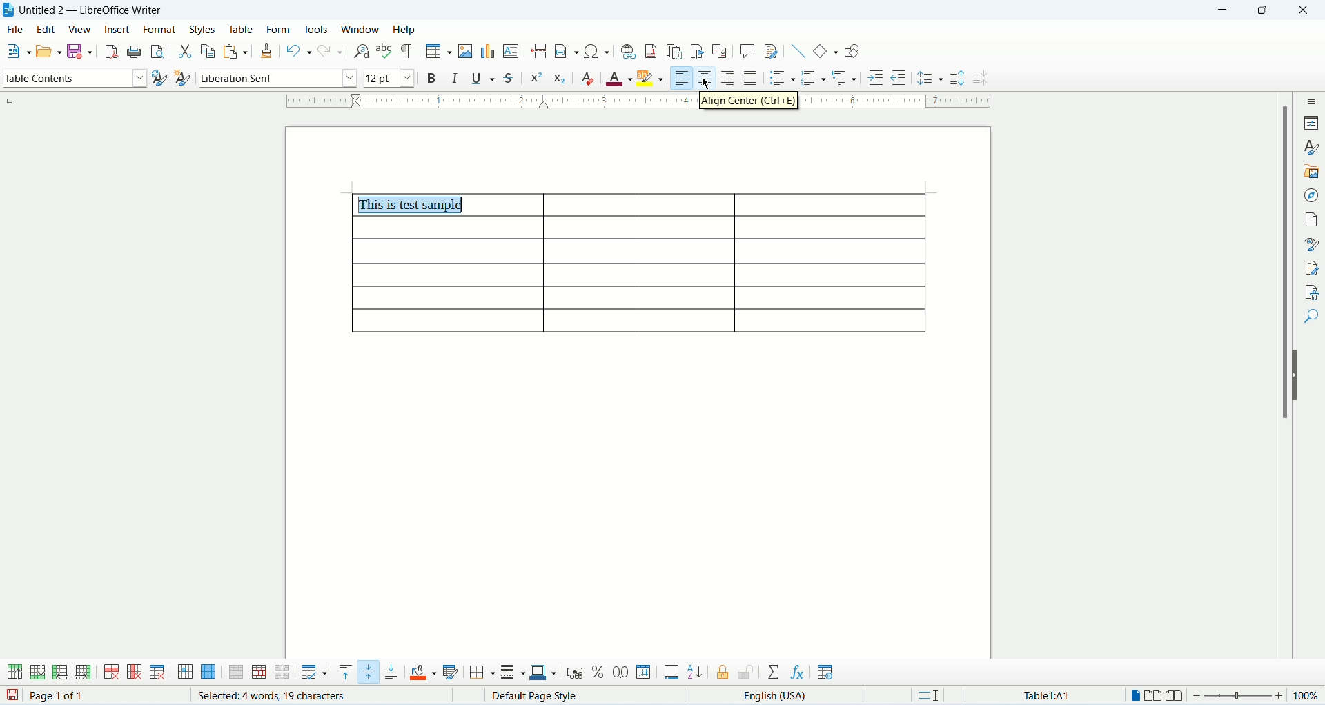  I want to click on basic shapes, so click(826, 50).